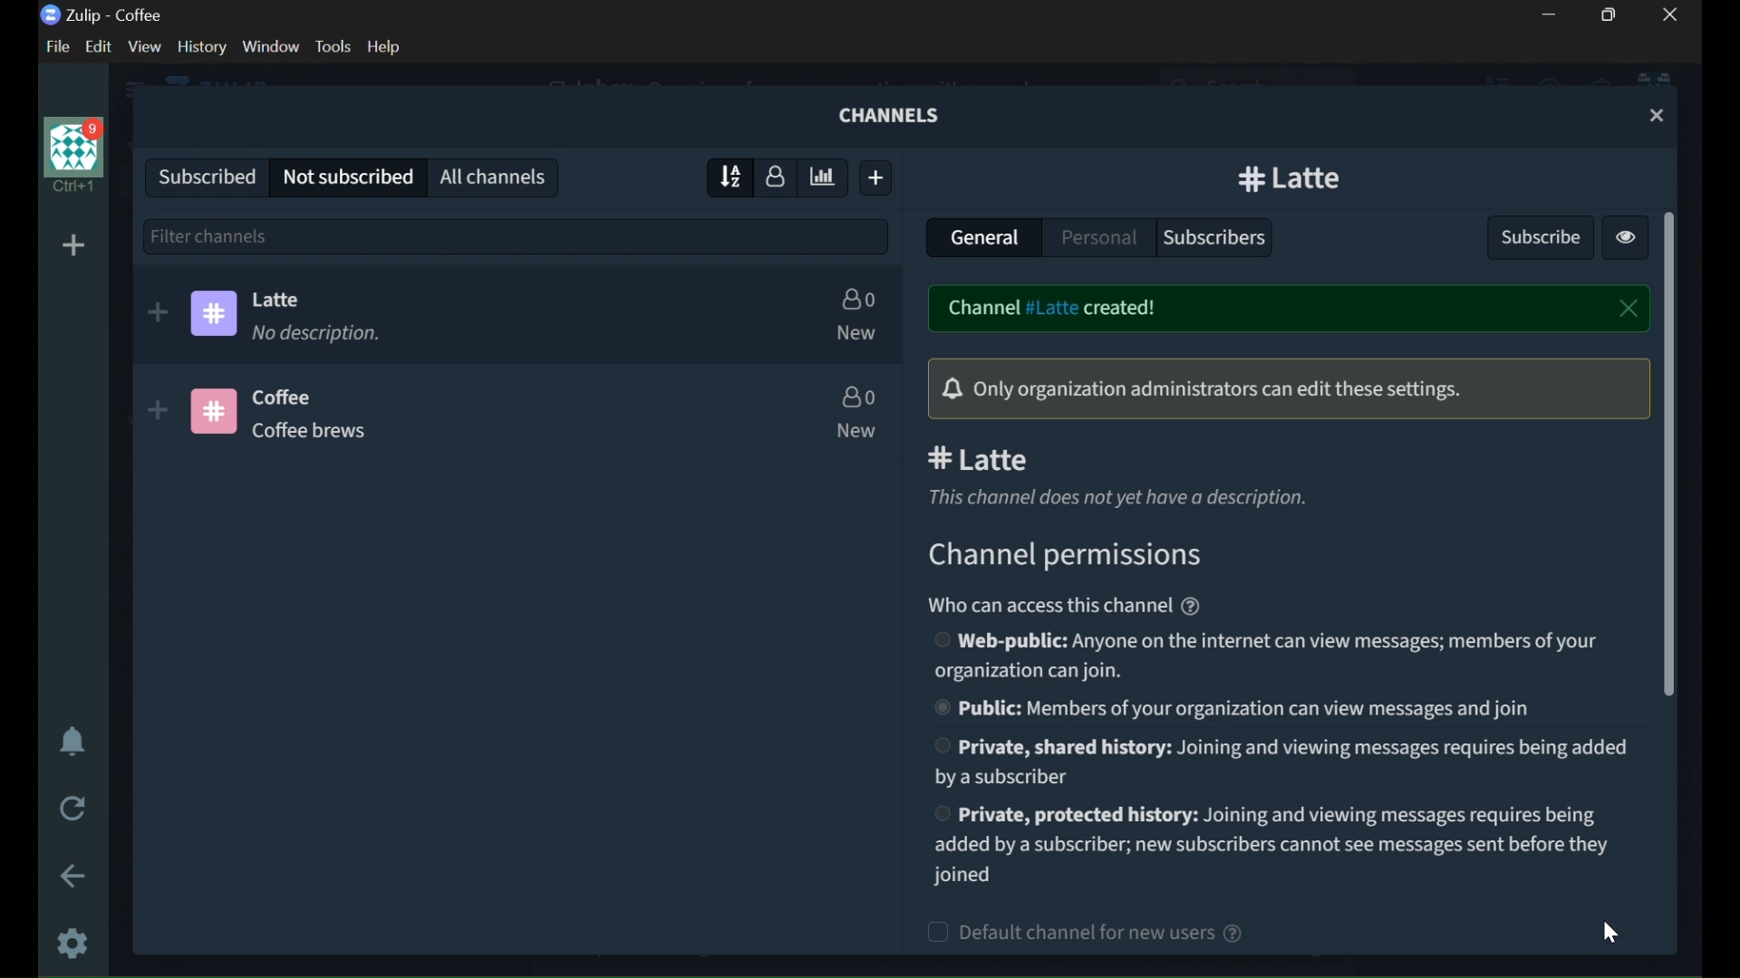 Image resolution: width=1740 pixels, height=978 pixels. What do you see at coordinates (72, 743) in the screenshot?
I see `ENABLE DO NOT DISTURBE` at bounding box center [72, 743].